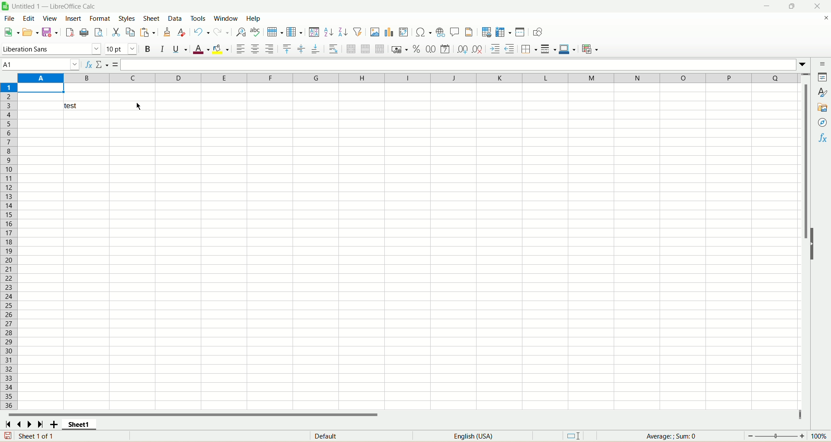 The height and width of the screenshot is (442, 831). I want to click on last sheet, so click(41, 424).